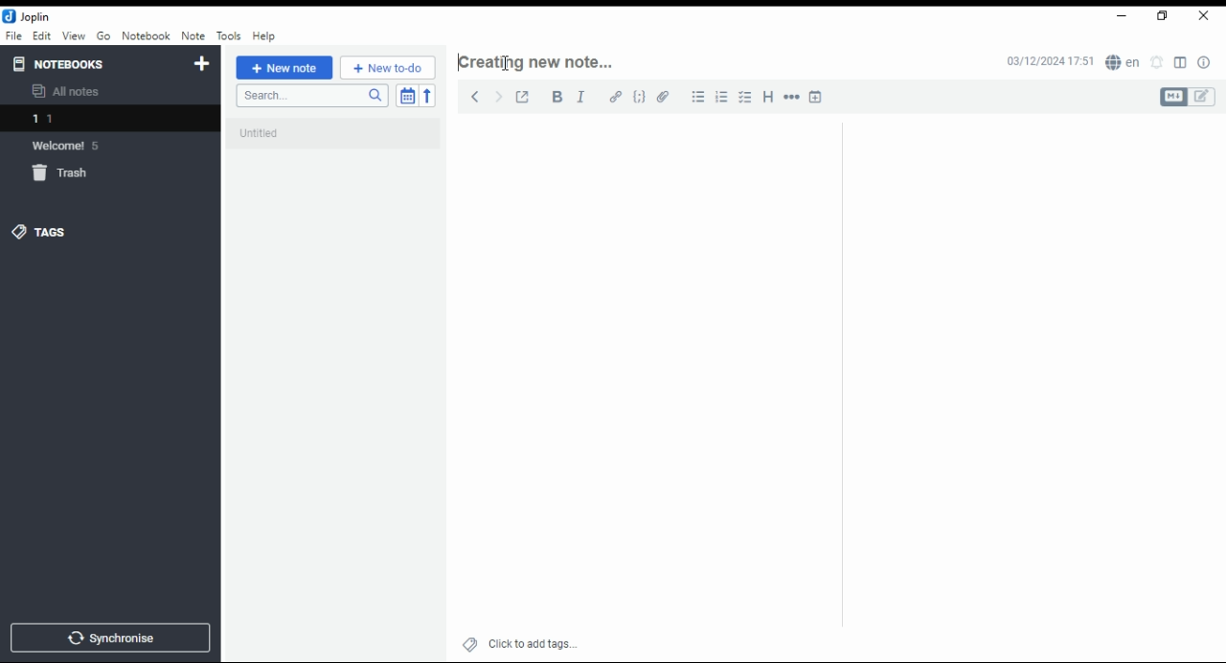 The height and width of the screenshot is (663, 1226). What do you see at coordinates (547, 57) in the screenshot?
I see `creating new note` at bounding box center [547, 57].